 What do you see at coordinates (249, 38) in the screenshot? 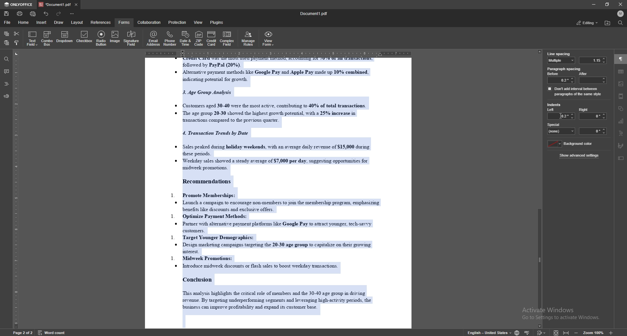
I see `manage roles` at bounding box center [249, 38].